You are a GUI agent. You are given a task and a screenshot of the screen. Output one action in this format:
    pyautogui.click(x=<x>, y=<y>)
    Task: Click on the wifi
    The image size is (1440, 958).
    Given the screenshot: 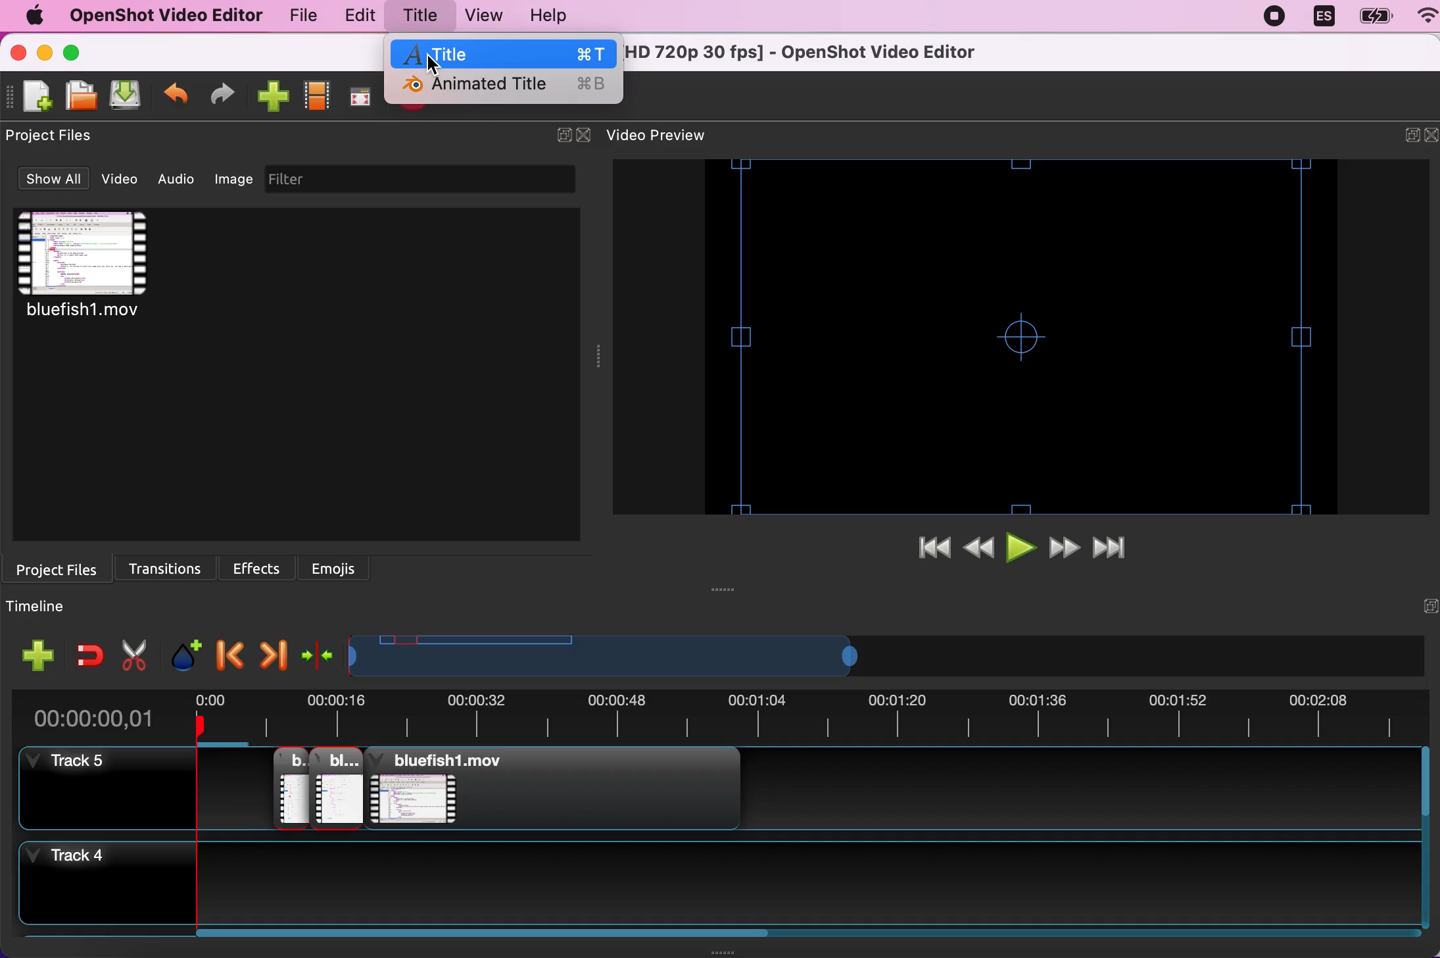 What is the action you would take?
    pyautogui.click(x=1421, y=18)
    